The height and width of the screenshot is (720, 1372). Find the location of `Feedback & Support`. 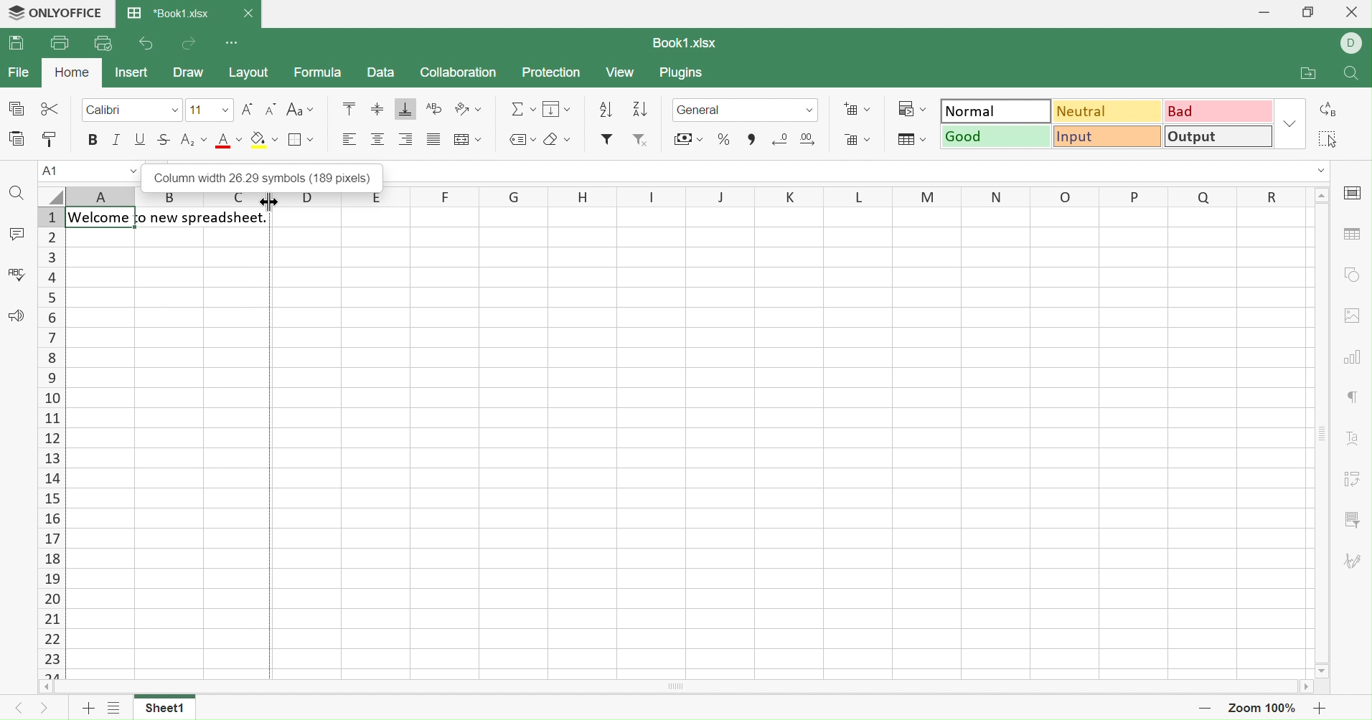

Feedback & Support is located at coordinates (17, 315).